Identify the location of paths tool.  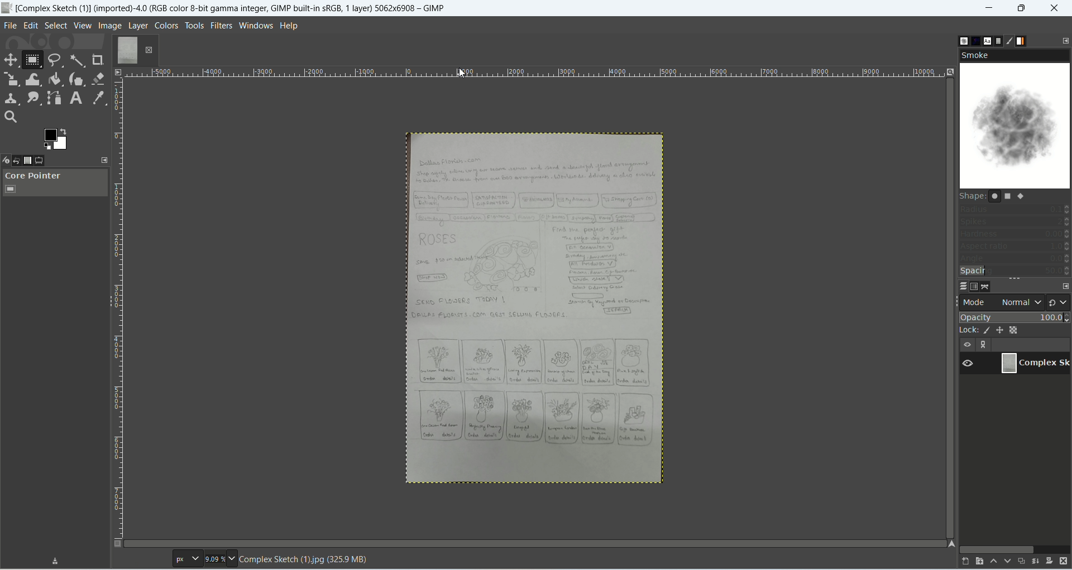
(54, 98).